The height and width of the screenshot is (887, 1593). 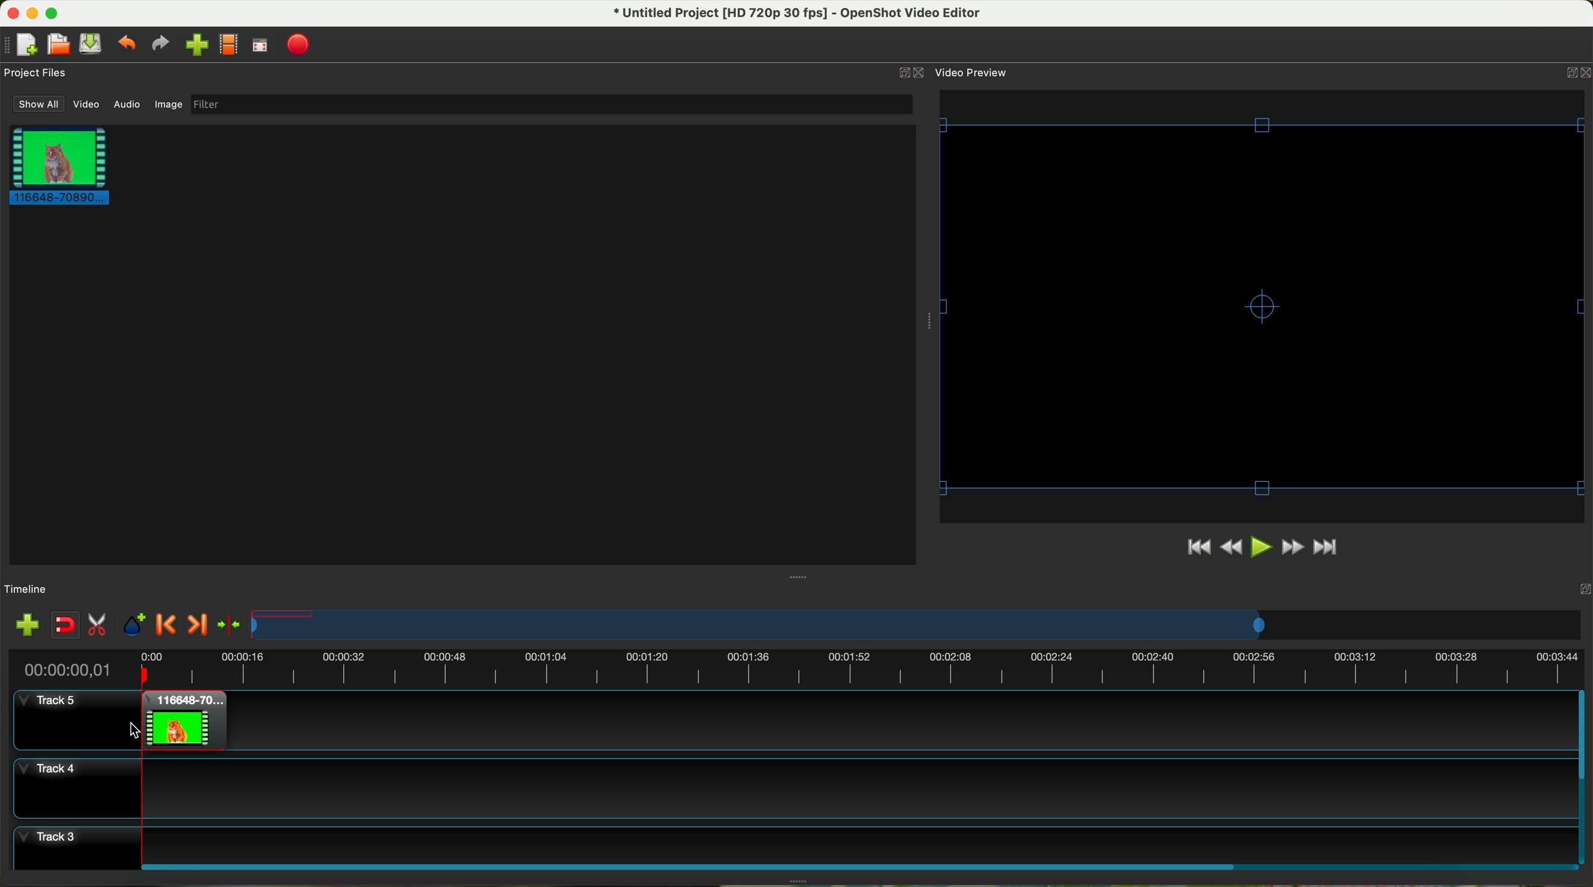 I want to click on video borders, so click(x=1265, y=306).